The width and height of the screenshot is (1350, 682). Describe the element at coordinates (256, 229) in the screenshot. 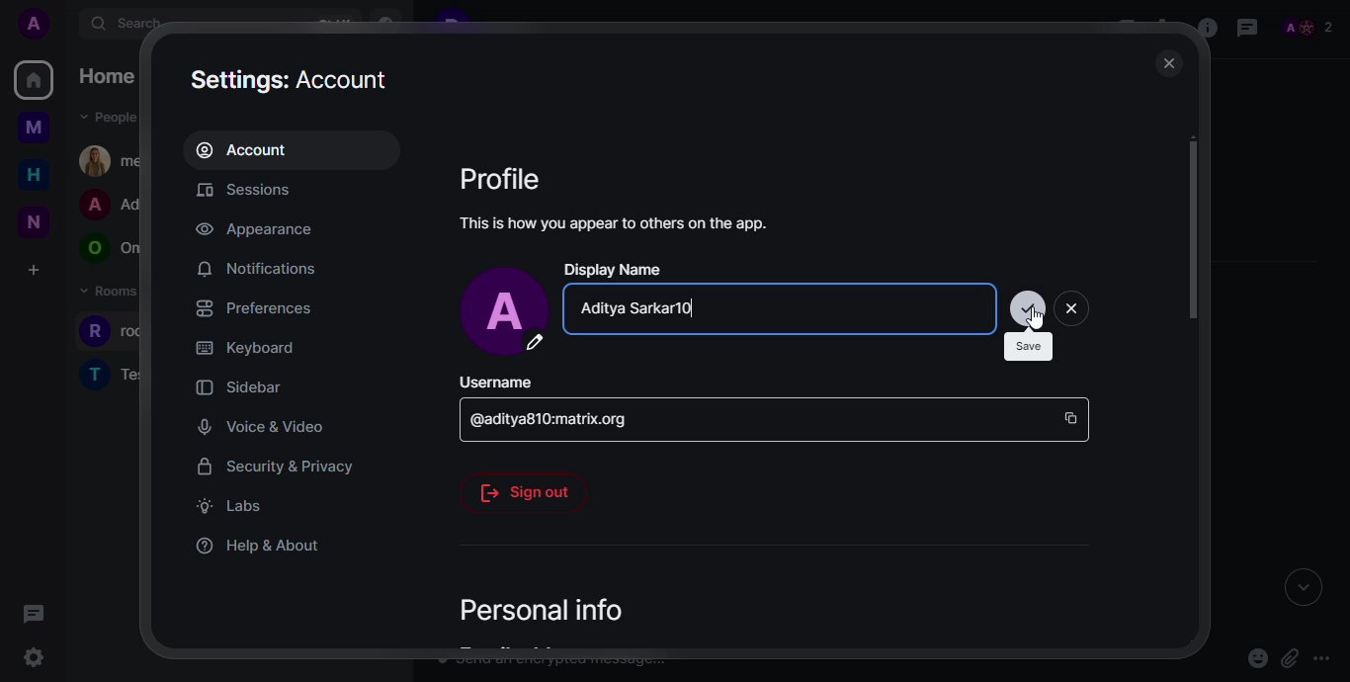

I see `appearance` at that location.